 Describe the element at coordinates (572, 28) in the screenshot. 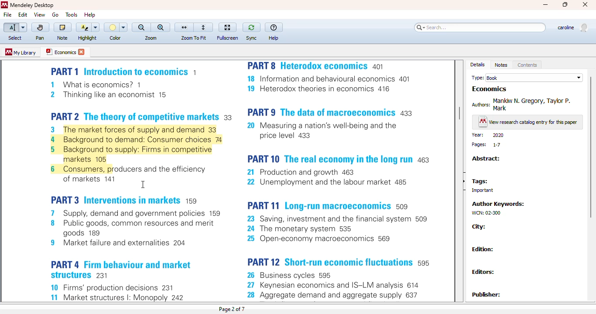

I see `profile` at that location.